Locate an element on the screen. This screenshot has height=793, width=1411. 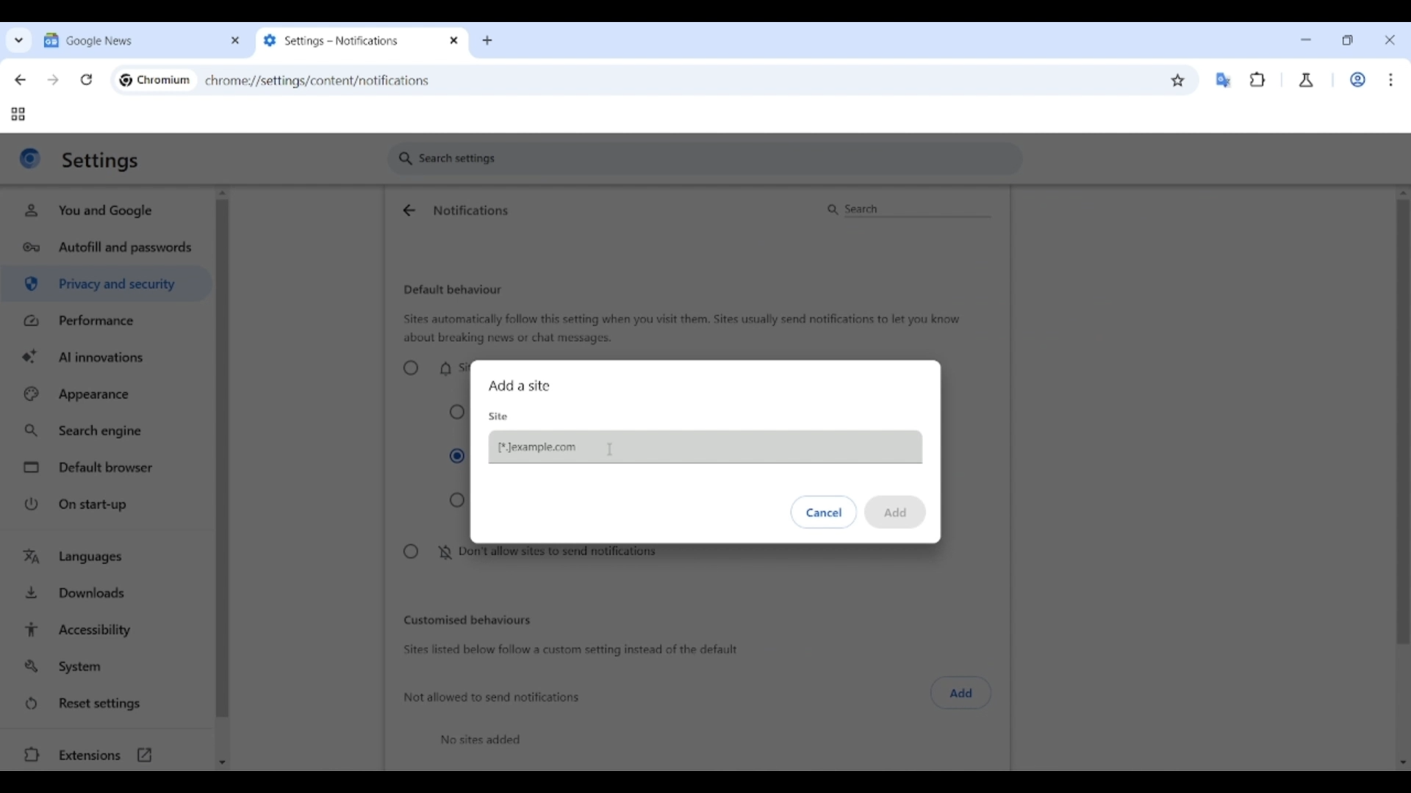
Quick slide to top is located at coordinates (1403, 193).